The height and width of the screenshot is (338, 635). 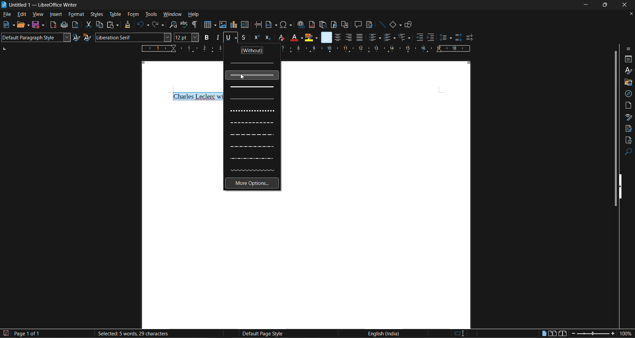 What do you see at coordinates (271, 25) in the screenshot?
I see `insert field` at bounding box center [271, 25].